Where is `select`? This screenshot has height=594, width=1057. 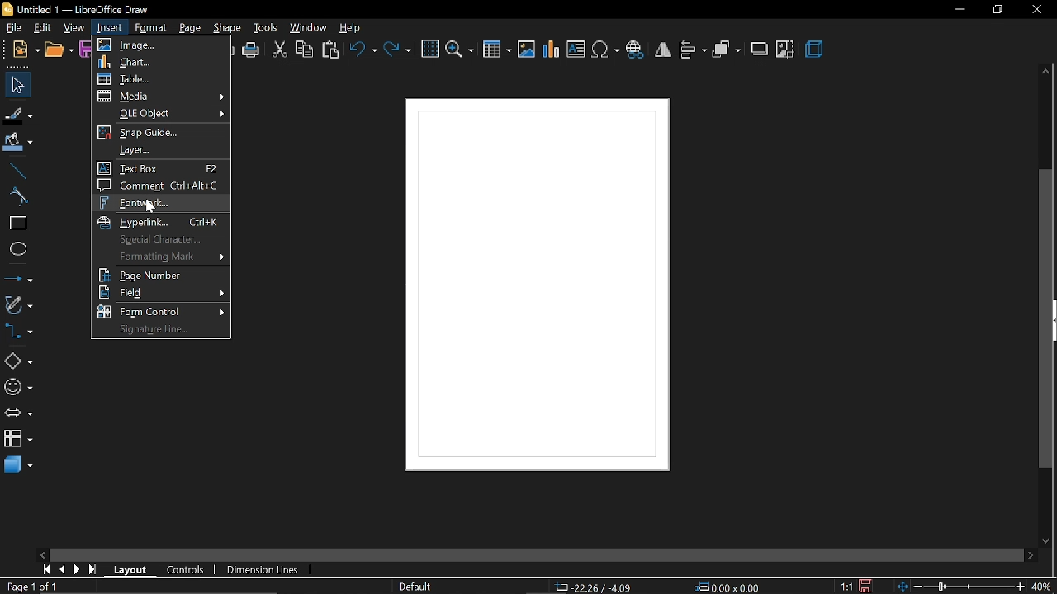
select is located at coordinates (15, 83).